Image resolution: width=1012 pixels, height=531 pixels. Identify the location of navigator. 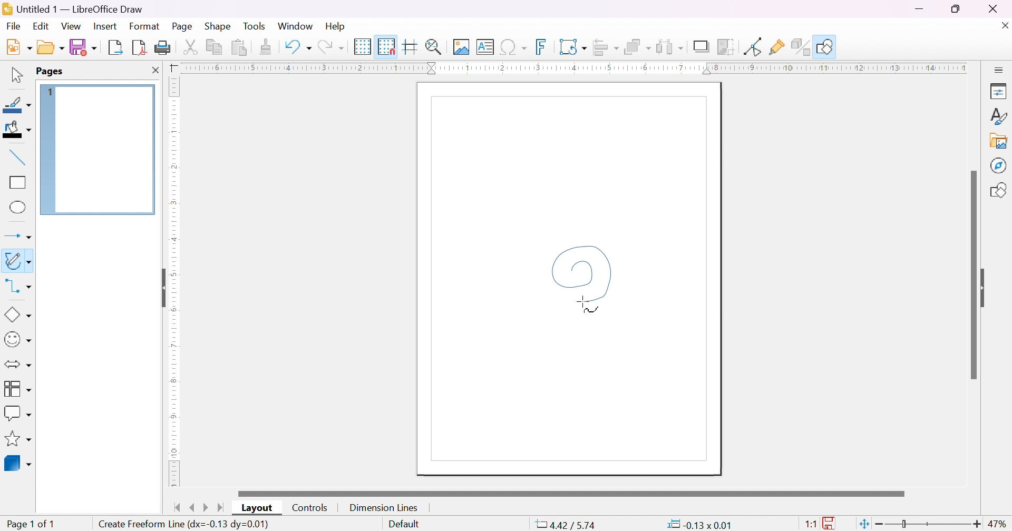
(999, 165).